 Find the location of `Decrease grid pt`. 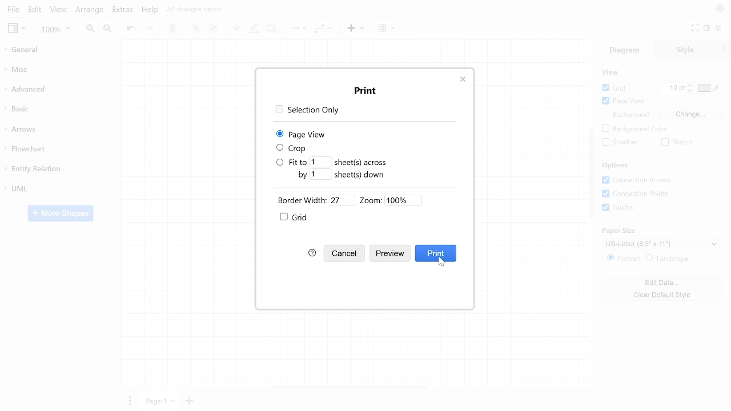

Decrease grid pt is located at coordinates (691, 91).